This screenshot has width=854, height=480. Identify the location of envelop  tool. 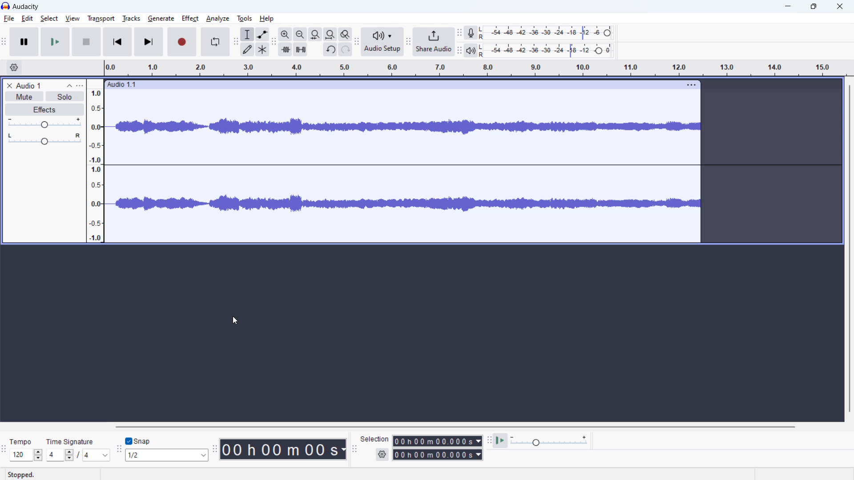
(262, 34).